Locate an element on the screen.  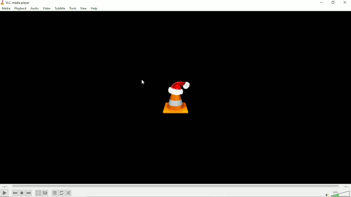
Close is located at coordinates (345, 3).